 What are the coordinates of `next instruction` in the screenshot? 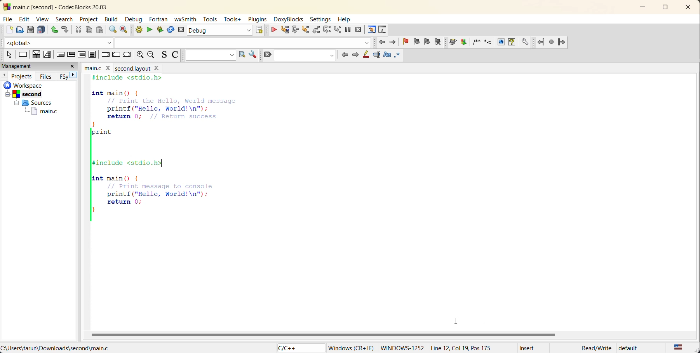 It's located at (329, 29).